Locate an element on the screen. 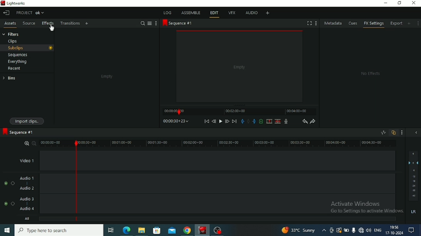 Image resolution: width=421 pixels, height=236 pixels. sequence #1 is located at coordinates (19, 133).